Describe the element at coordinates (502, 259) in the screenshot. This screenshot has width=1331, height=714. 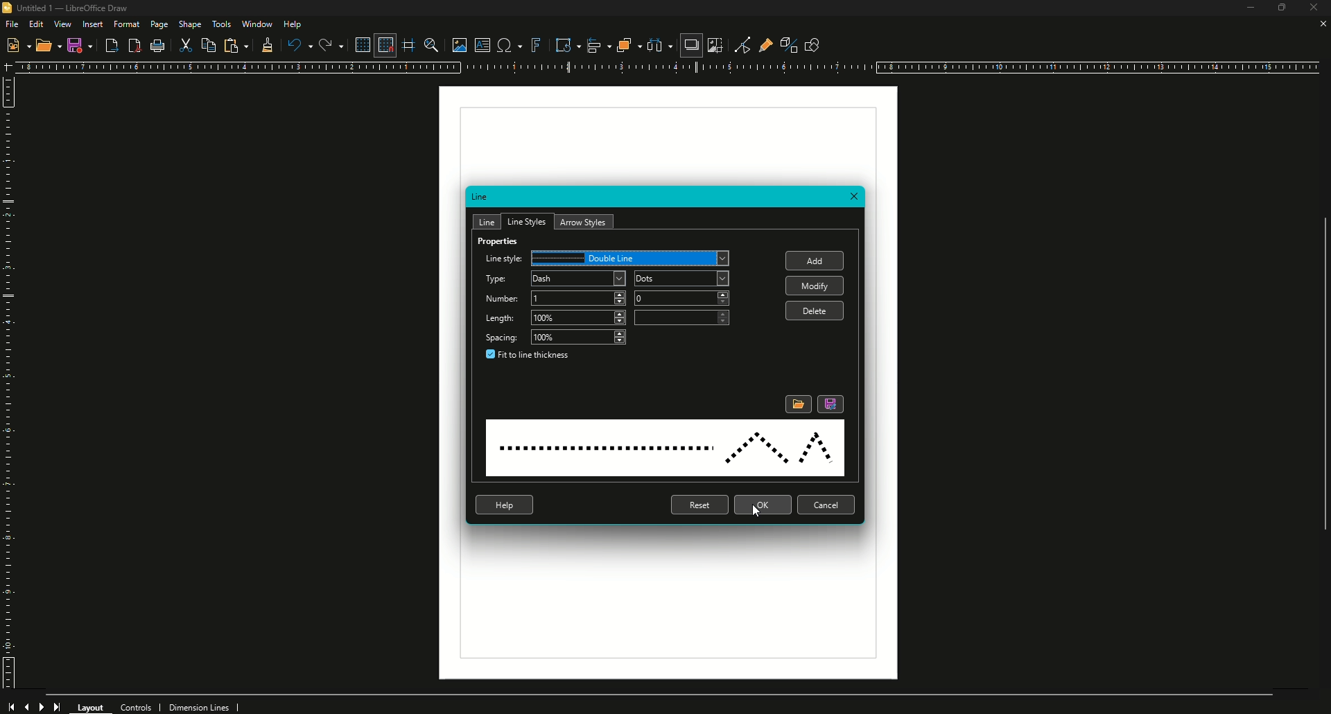
I see `Line Style` at that location.